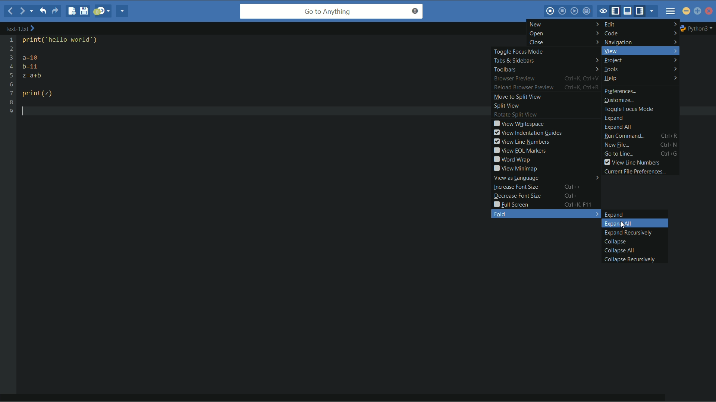 The width and height of the screenshot is (716, 402). Describe the element at coordinates (564, 24) in the screenshot. I see `new` at that location.